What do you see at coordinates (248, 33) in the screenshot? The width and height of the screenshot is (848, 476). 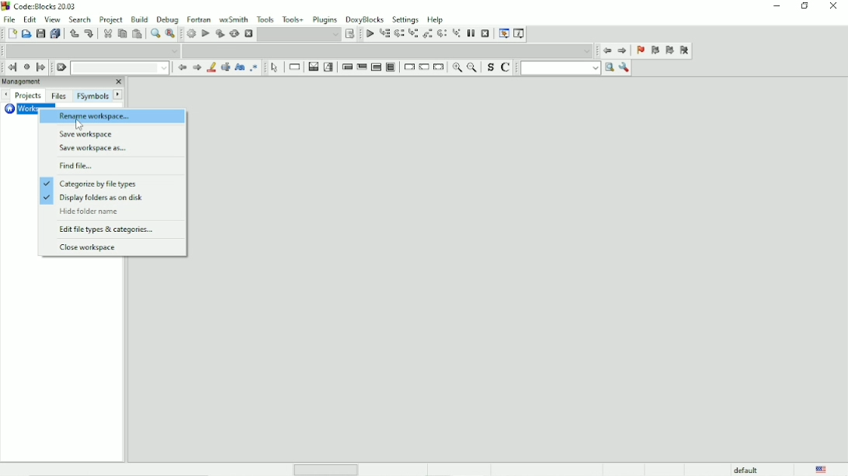 I see `Abort` at bounding box center [248, 33].